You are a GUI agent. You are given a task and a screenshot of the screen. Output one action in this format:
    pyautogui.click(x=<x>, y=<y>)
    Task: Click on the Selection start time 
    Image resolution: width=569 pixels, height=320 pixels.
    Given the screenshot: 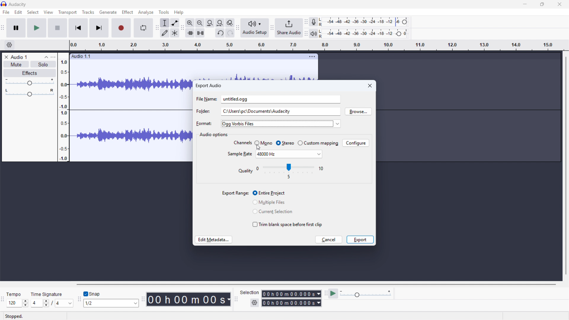 What is the action you would take?
    pyautogui.click(x=291, y=294)
    